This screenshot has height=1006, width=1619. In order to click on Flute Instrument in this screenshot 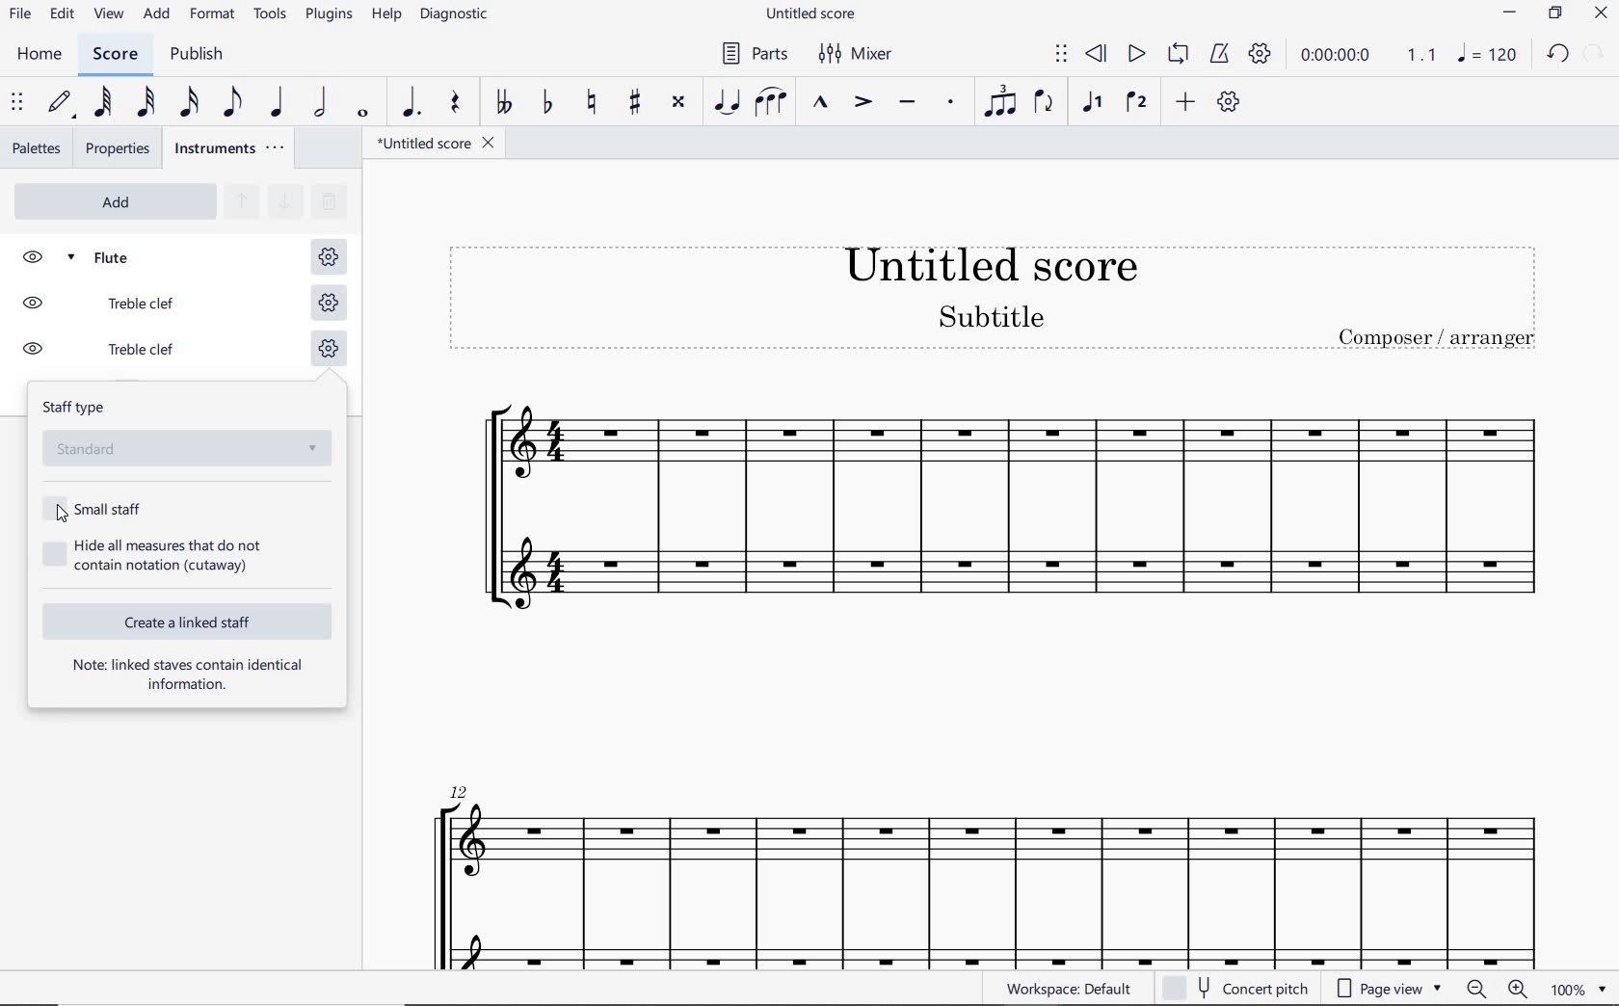, I will do `click(985, 458)`.